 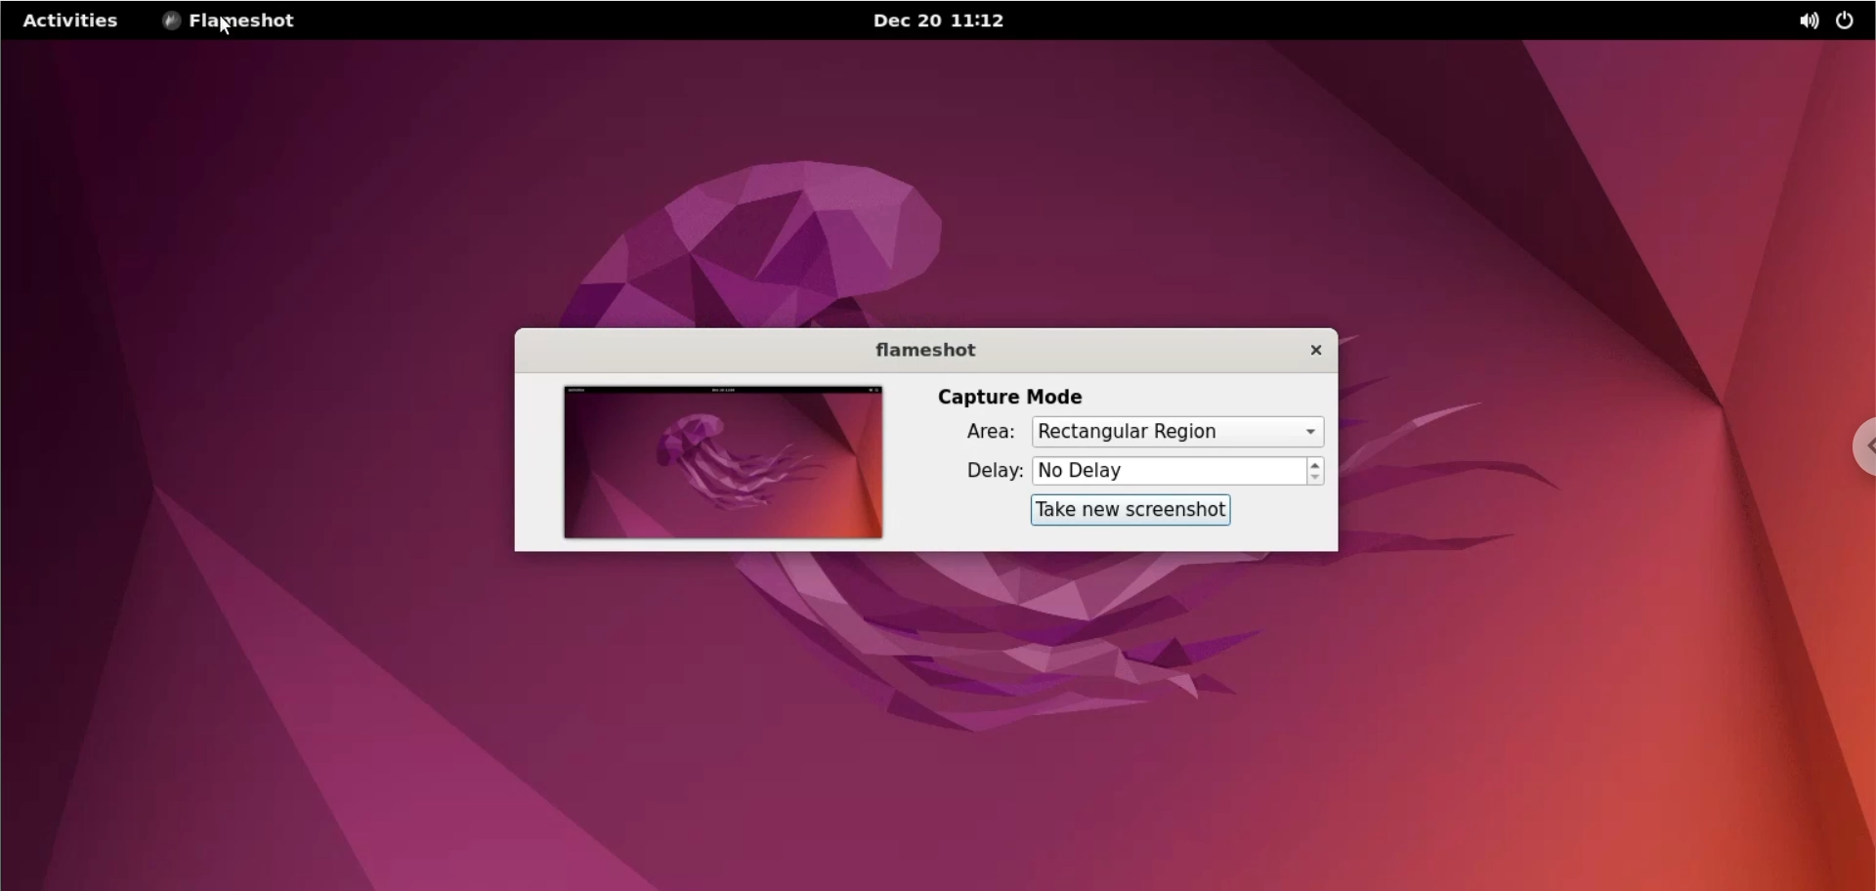 What do you see at coordinates (1858, 445) in the screenshot?
I see `chrome options` at bounding box center [1858, 445].